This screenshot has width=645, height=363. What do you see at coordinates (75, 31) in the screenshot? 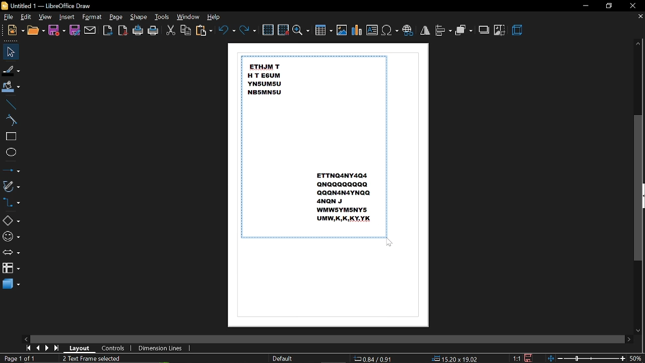
I see `save as` at bounding box center [75, 31].